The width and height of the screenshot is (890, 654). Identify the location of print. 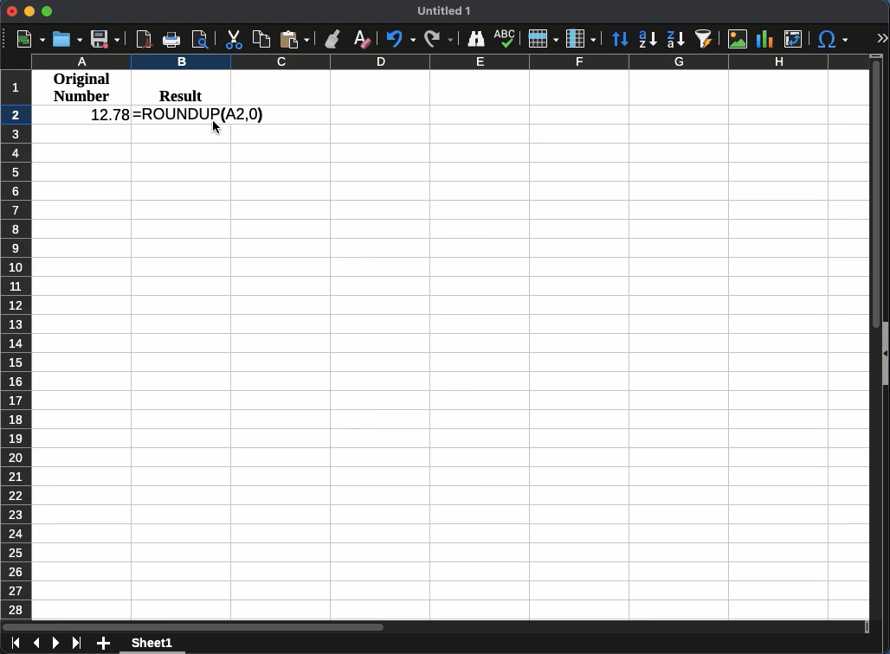
(173, 39).